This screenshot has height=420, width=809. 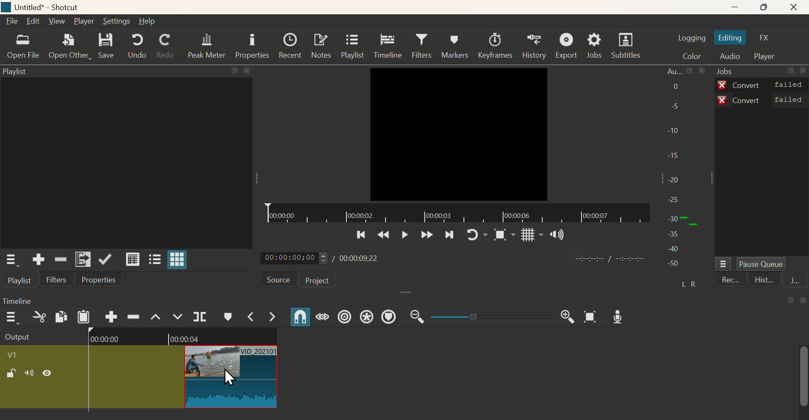 I want to click on Editing, so click(x=733, y=38).